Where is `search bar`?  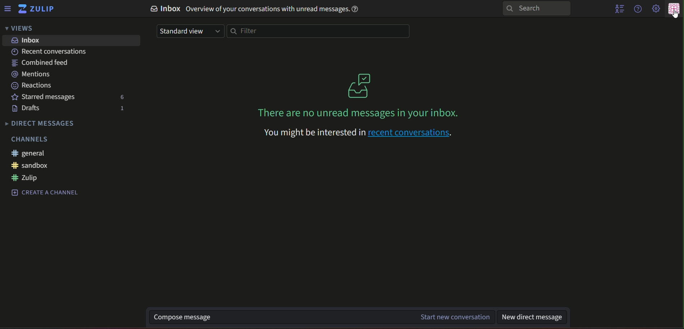 search bar is located at coordinates (537, 9).